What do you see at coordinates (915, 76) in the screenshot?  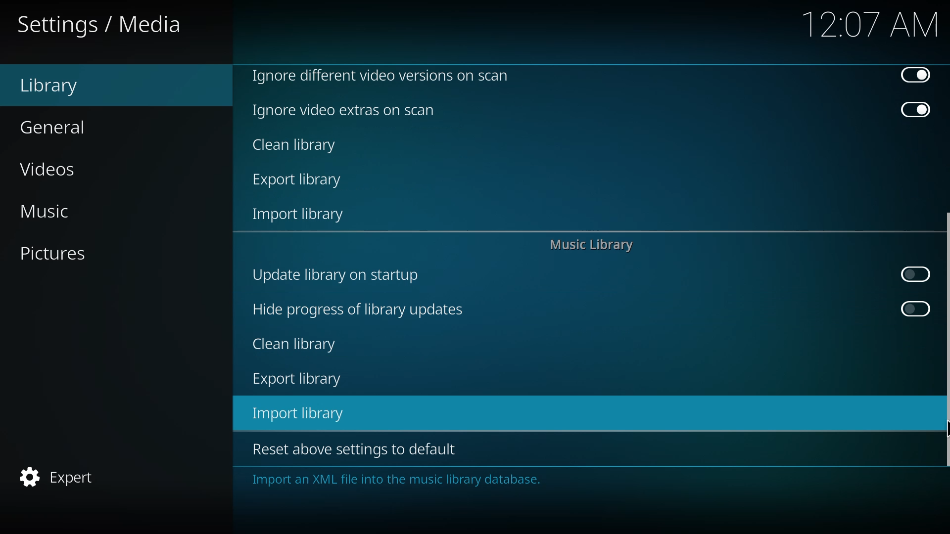 I see `disabled` at bounding box center [915, 76].